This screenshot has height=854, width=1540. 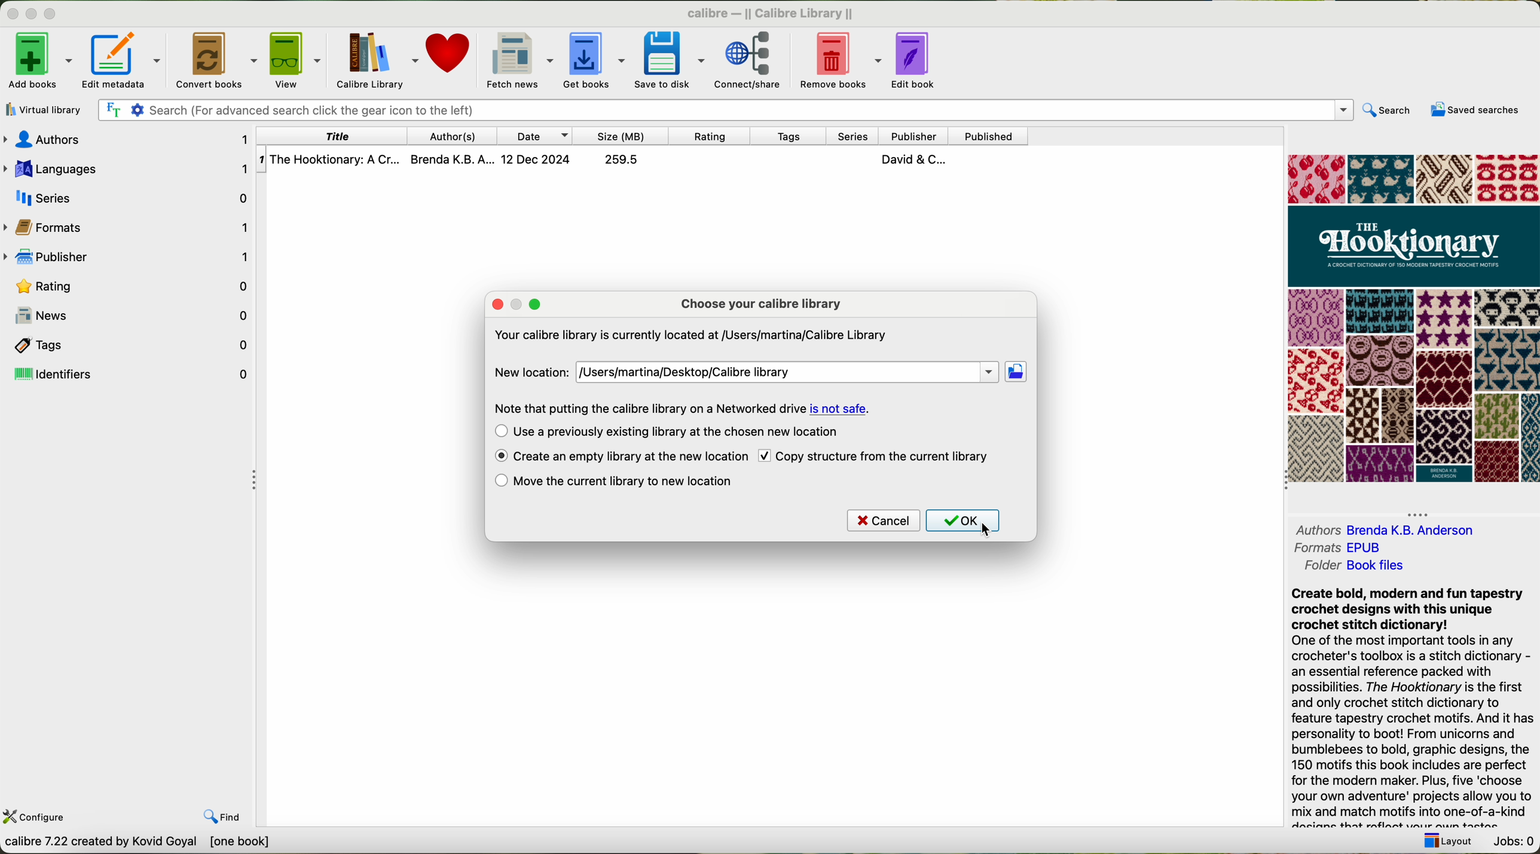 I want to click on checkbox, so click(x=499, y=482).